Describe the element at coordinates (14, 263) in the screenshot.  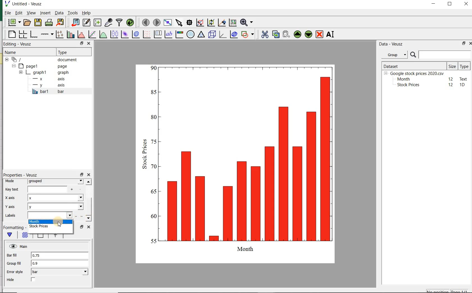
I see `Group fill` at that location.